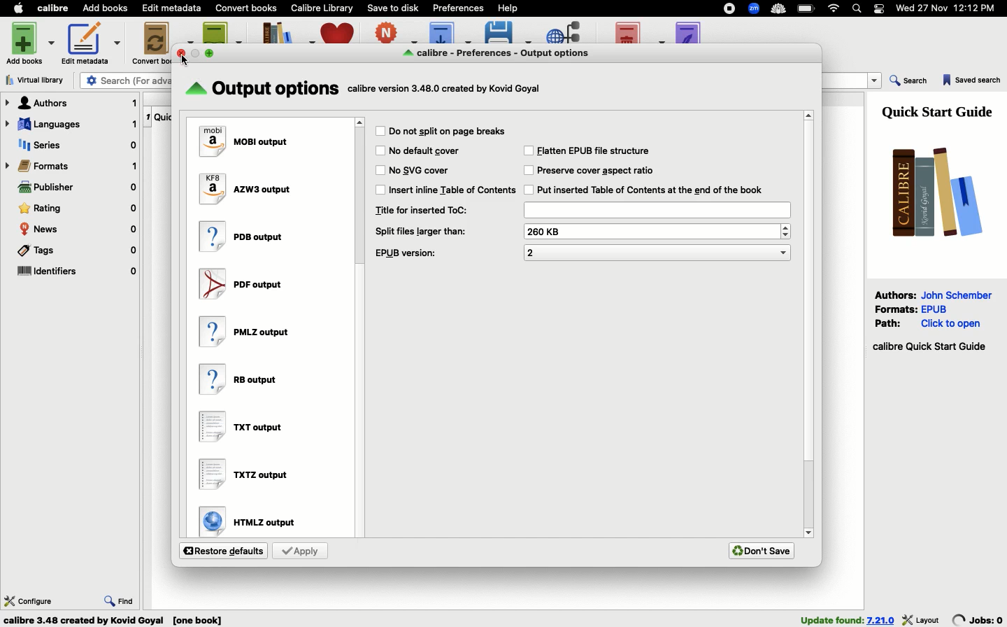 The height and width of the screenshot is (627, 1007). What do you see at coordinates (876, 81) in the screenshot?
I see `dropdown` at bounding box center [876, 81].